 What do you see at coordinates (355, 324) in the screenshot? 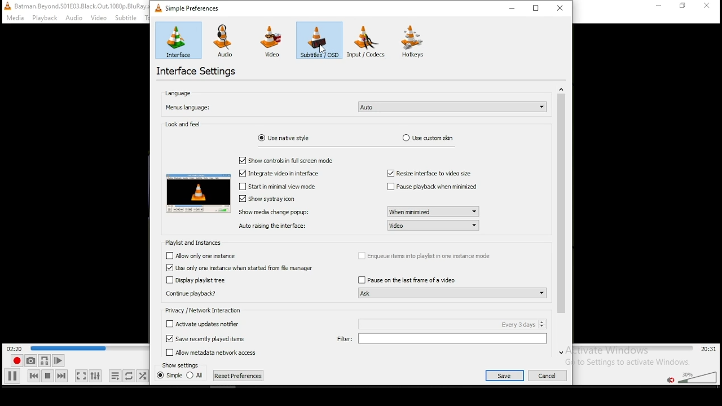
I see `checkbox: activate updates notifier every 3 days` at bounding box center [355, 324].